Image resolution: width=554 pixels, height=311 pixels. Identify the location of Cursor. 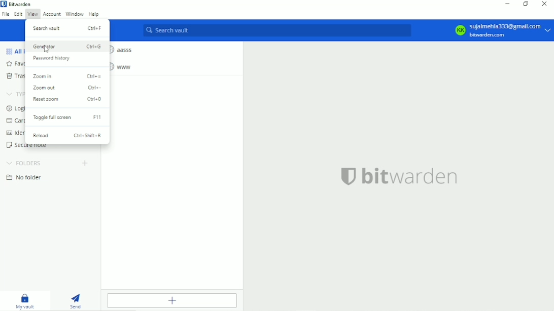
(46, 50).